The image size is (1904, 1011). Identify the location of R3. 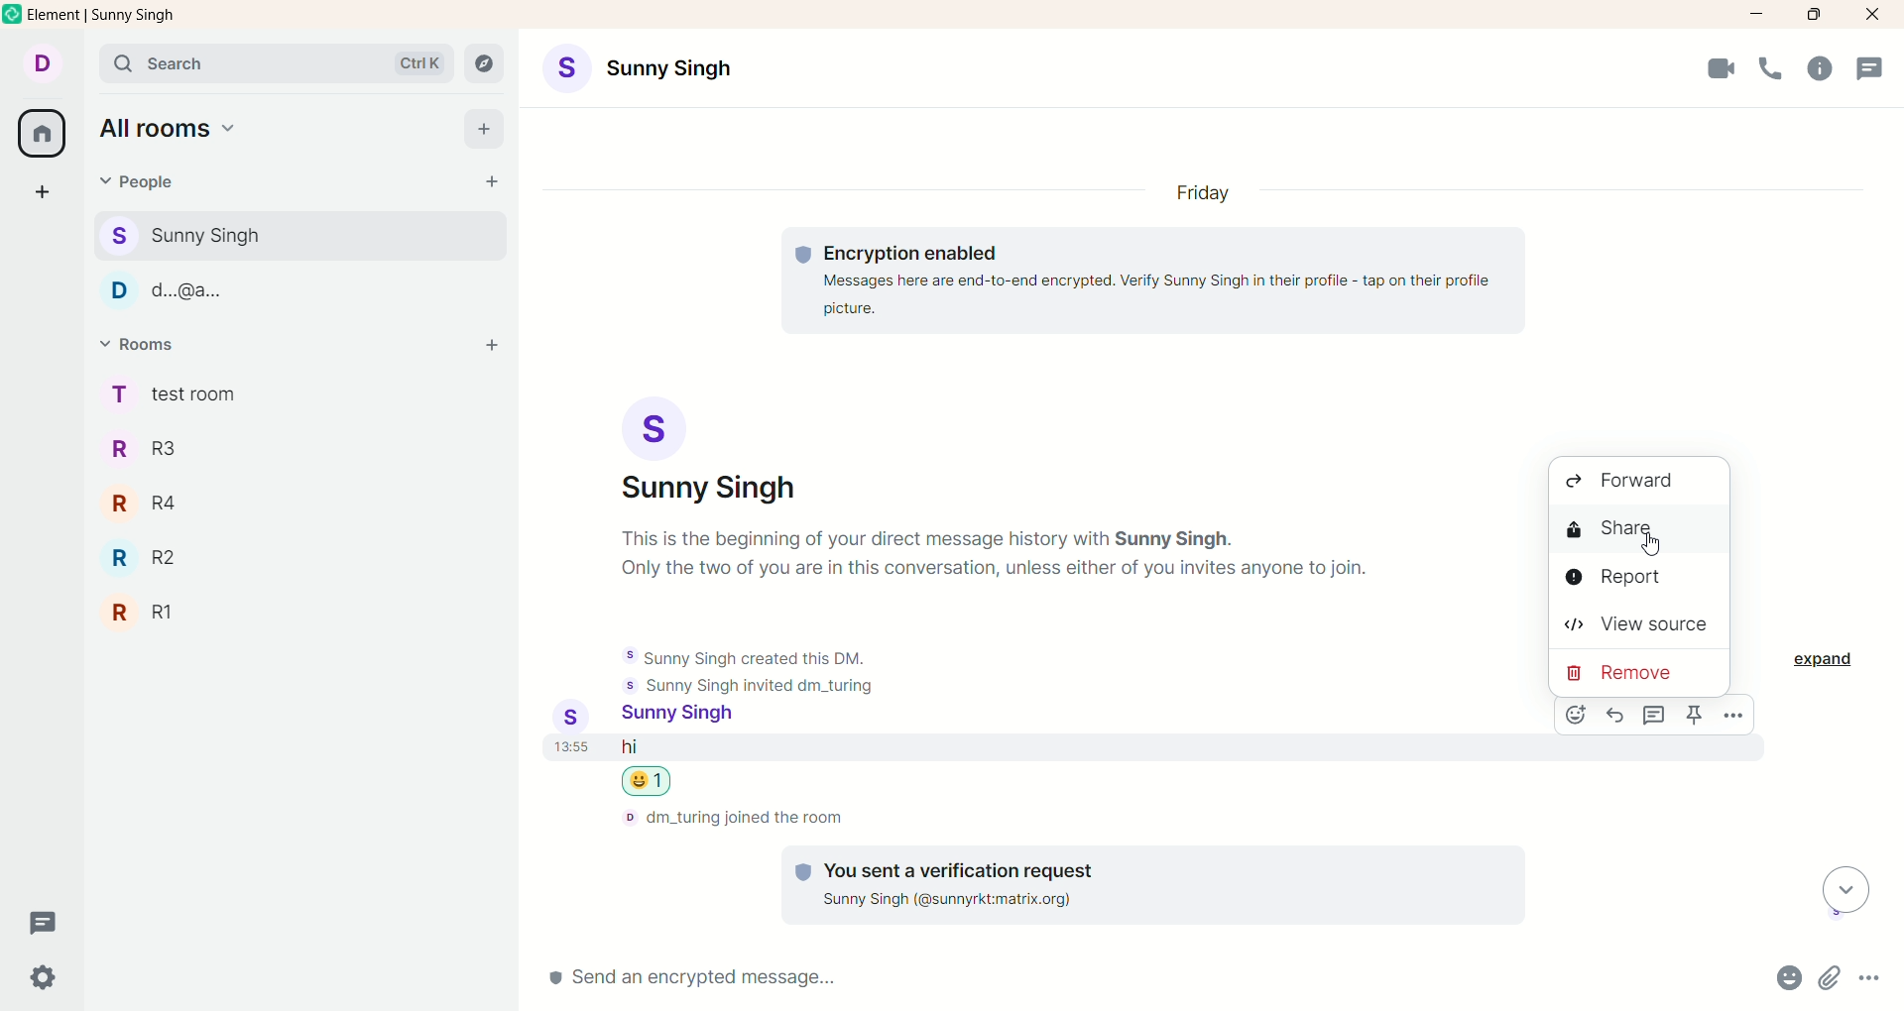
(152, 452).